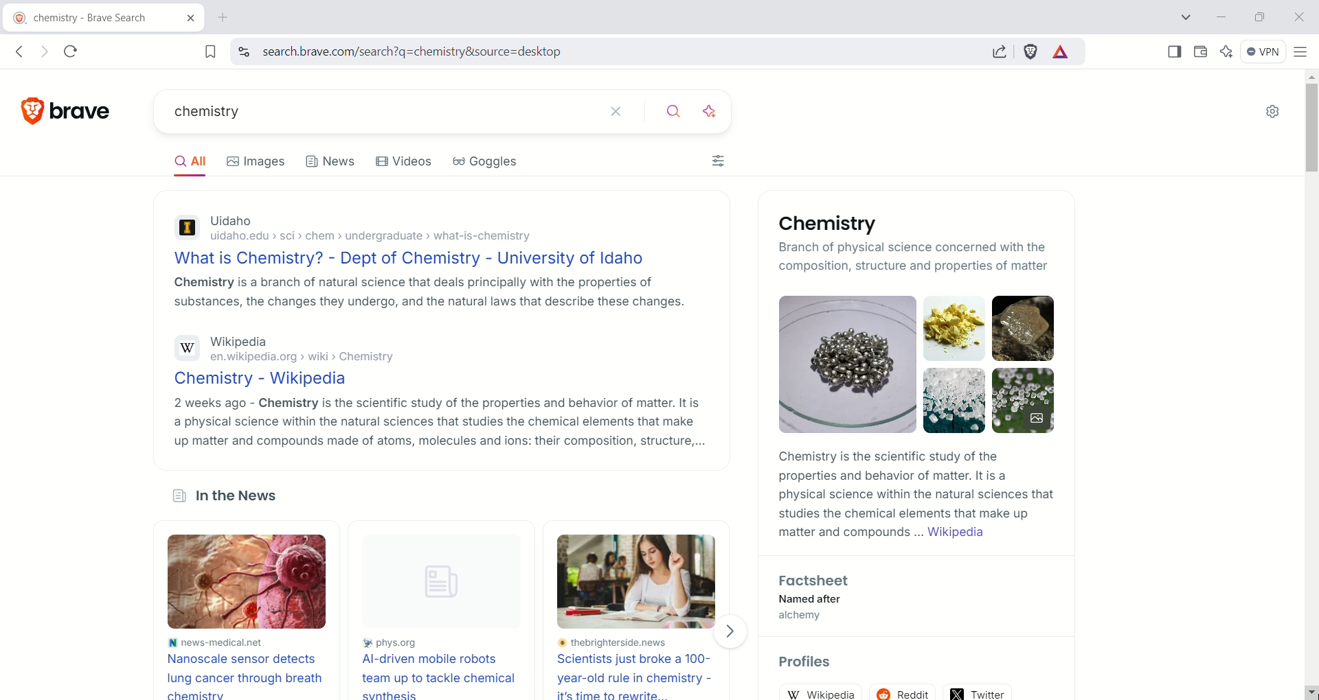 The image size is (1319, 700). Describe the element at coordinates (617, 110) in the screenshot. I see `clear` at that location.